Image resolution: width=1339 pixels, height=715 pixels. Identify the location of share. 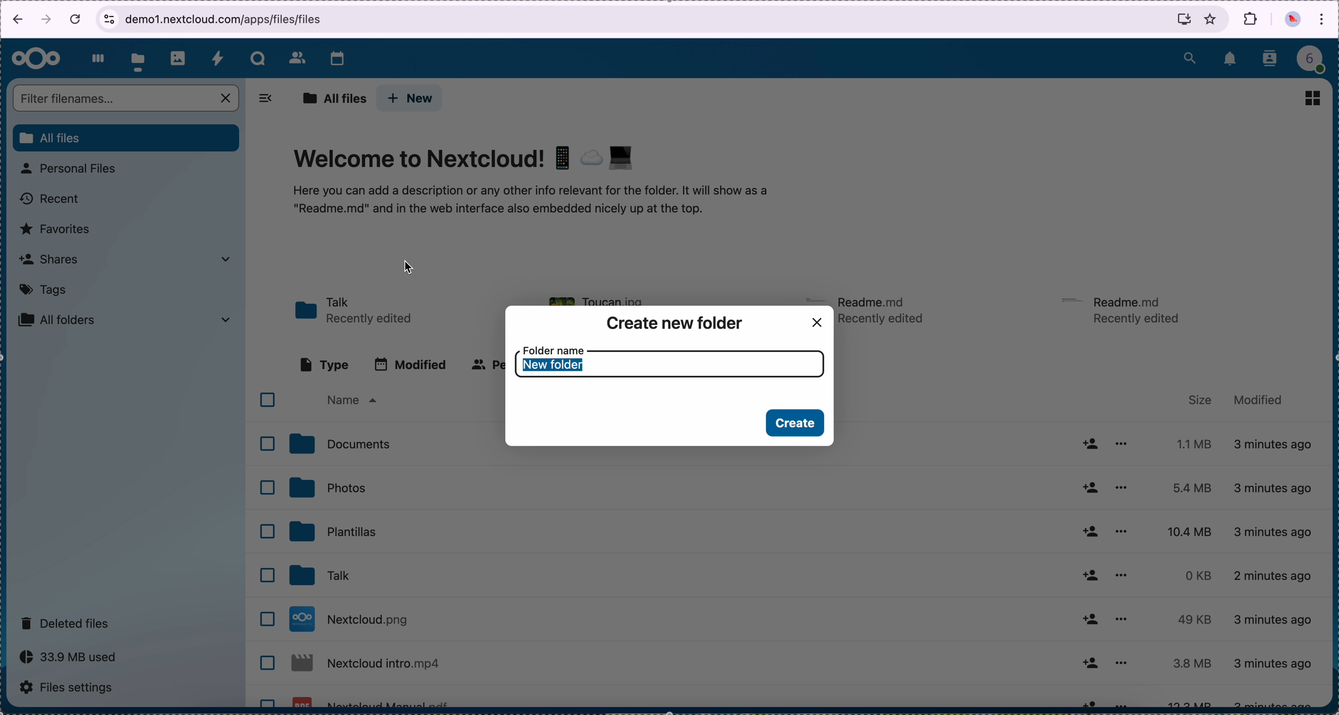
(1088, 444).